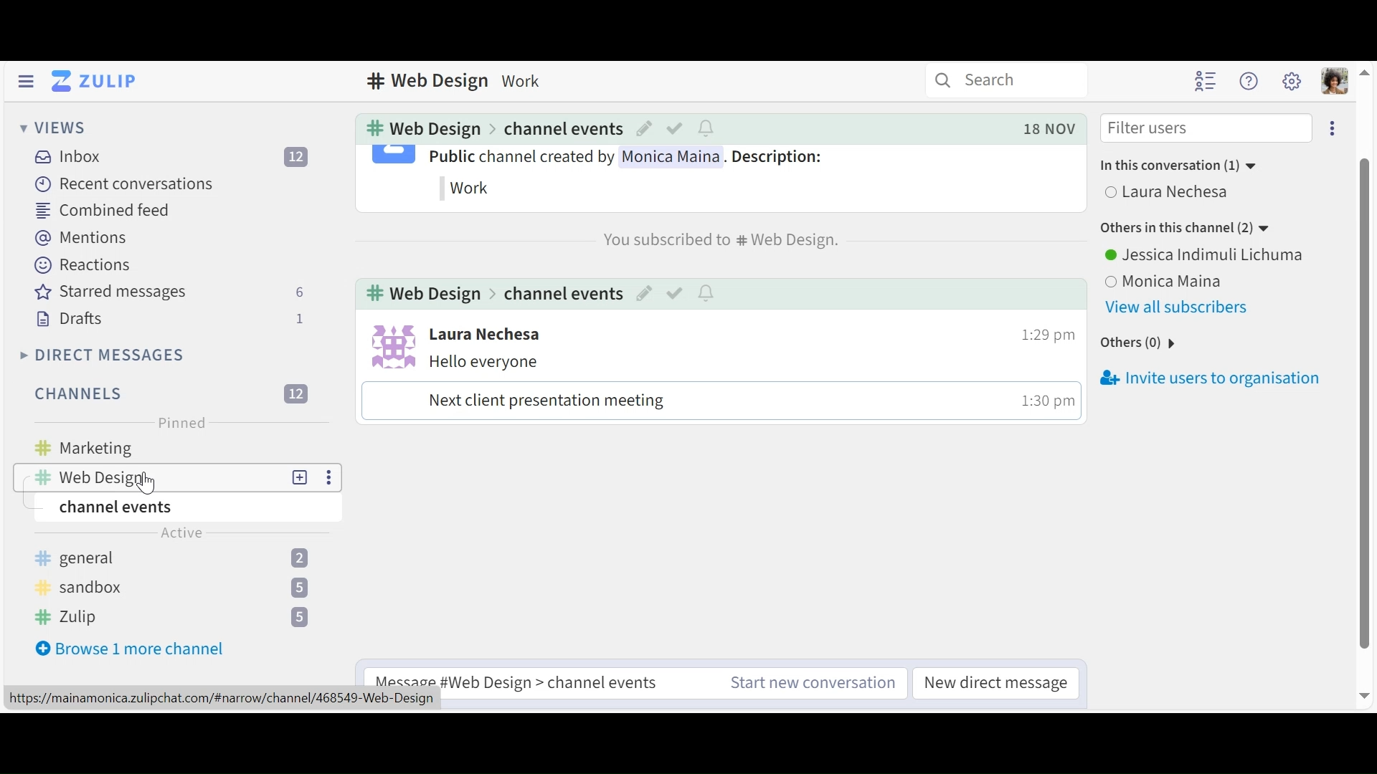 This screenshot has height=774, width=1377. What do you see at coordinates (1292, 80) in the screenshot?
I see `Settings` at bounding box center [1292, 80].